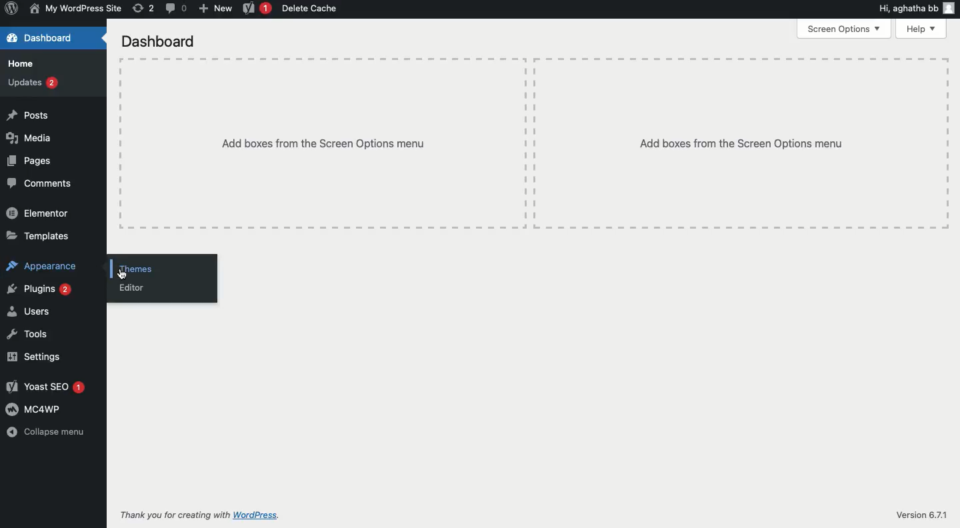 Image resolution: width=960 pixels, height=528 pixels. I want to click on Posts, so click(29, 115).